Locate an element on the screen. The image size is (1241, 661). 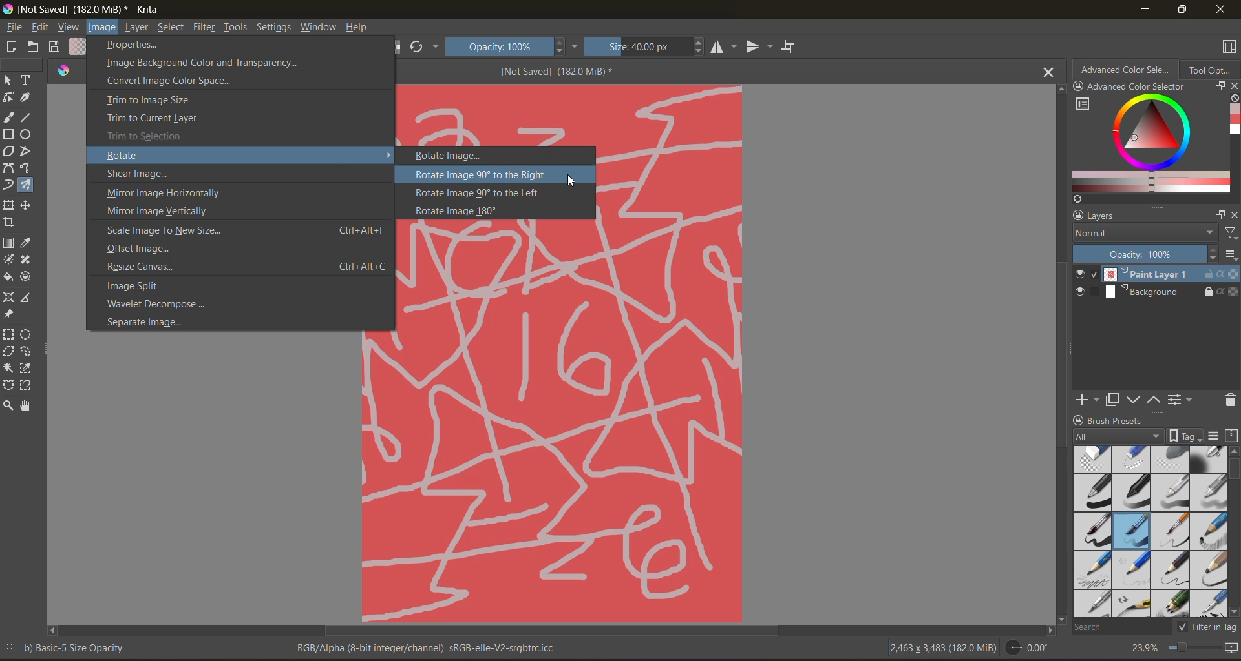
filter in tag is located at coordinates (1205, 628).